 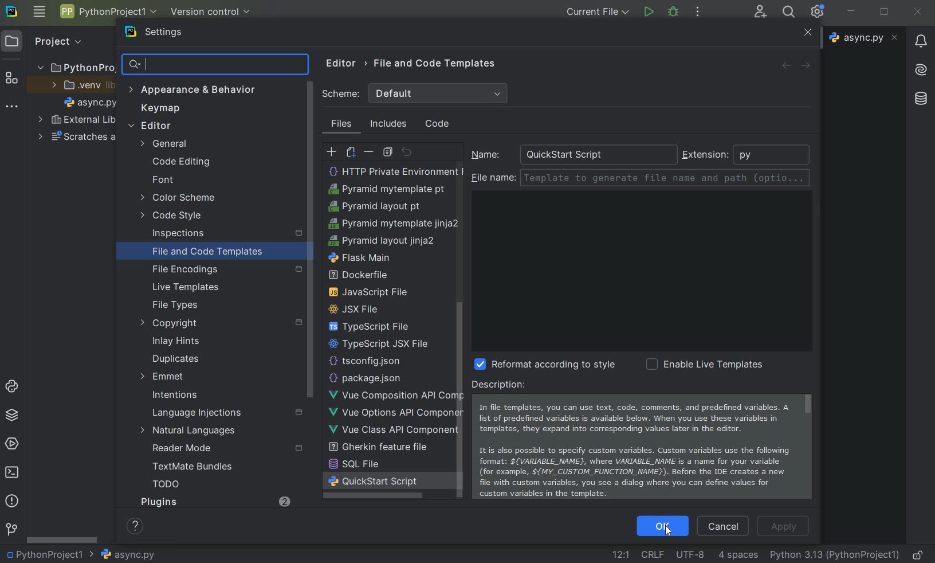 I want to click on OK, so click(x=661, y=525).